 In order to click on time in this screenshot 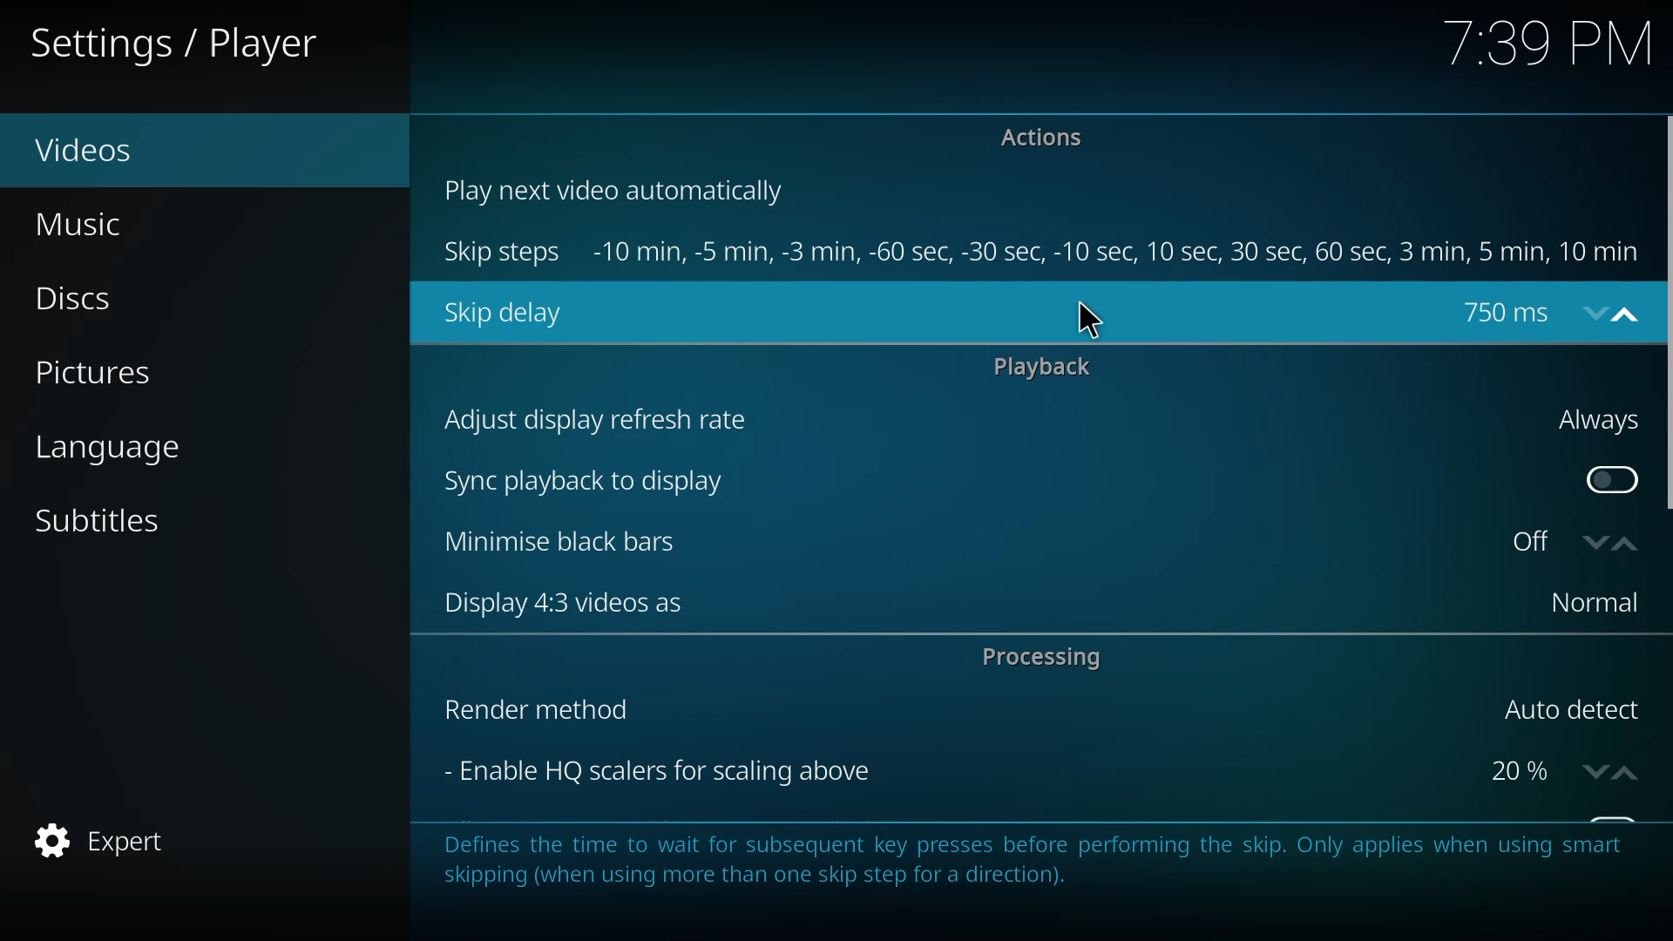, I will do `click(1121, 252)`.